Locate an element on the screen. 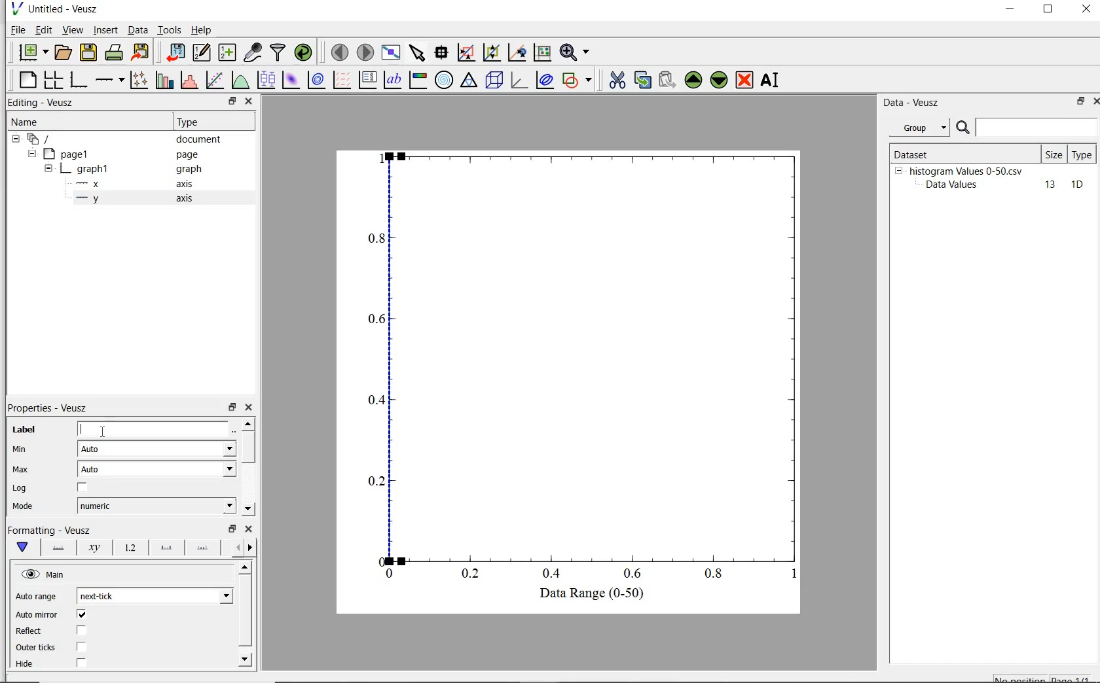  arrange graphs in a grid  is located at coordinates (55, 78).